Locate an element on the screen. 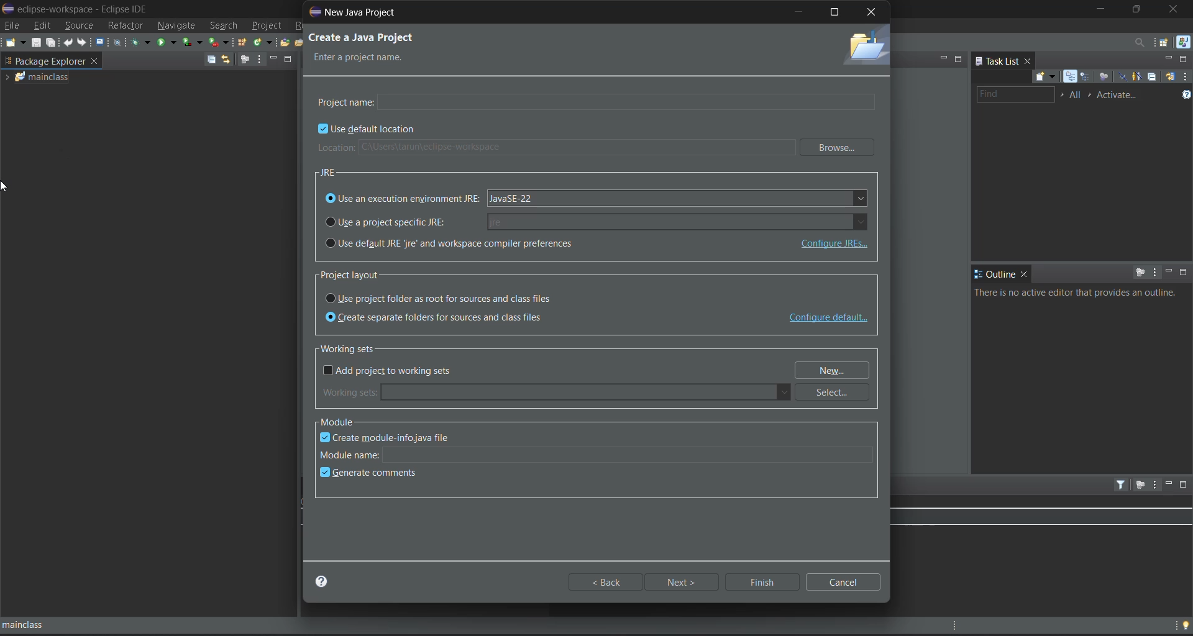  minimize is located at coordinates (943, 58).